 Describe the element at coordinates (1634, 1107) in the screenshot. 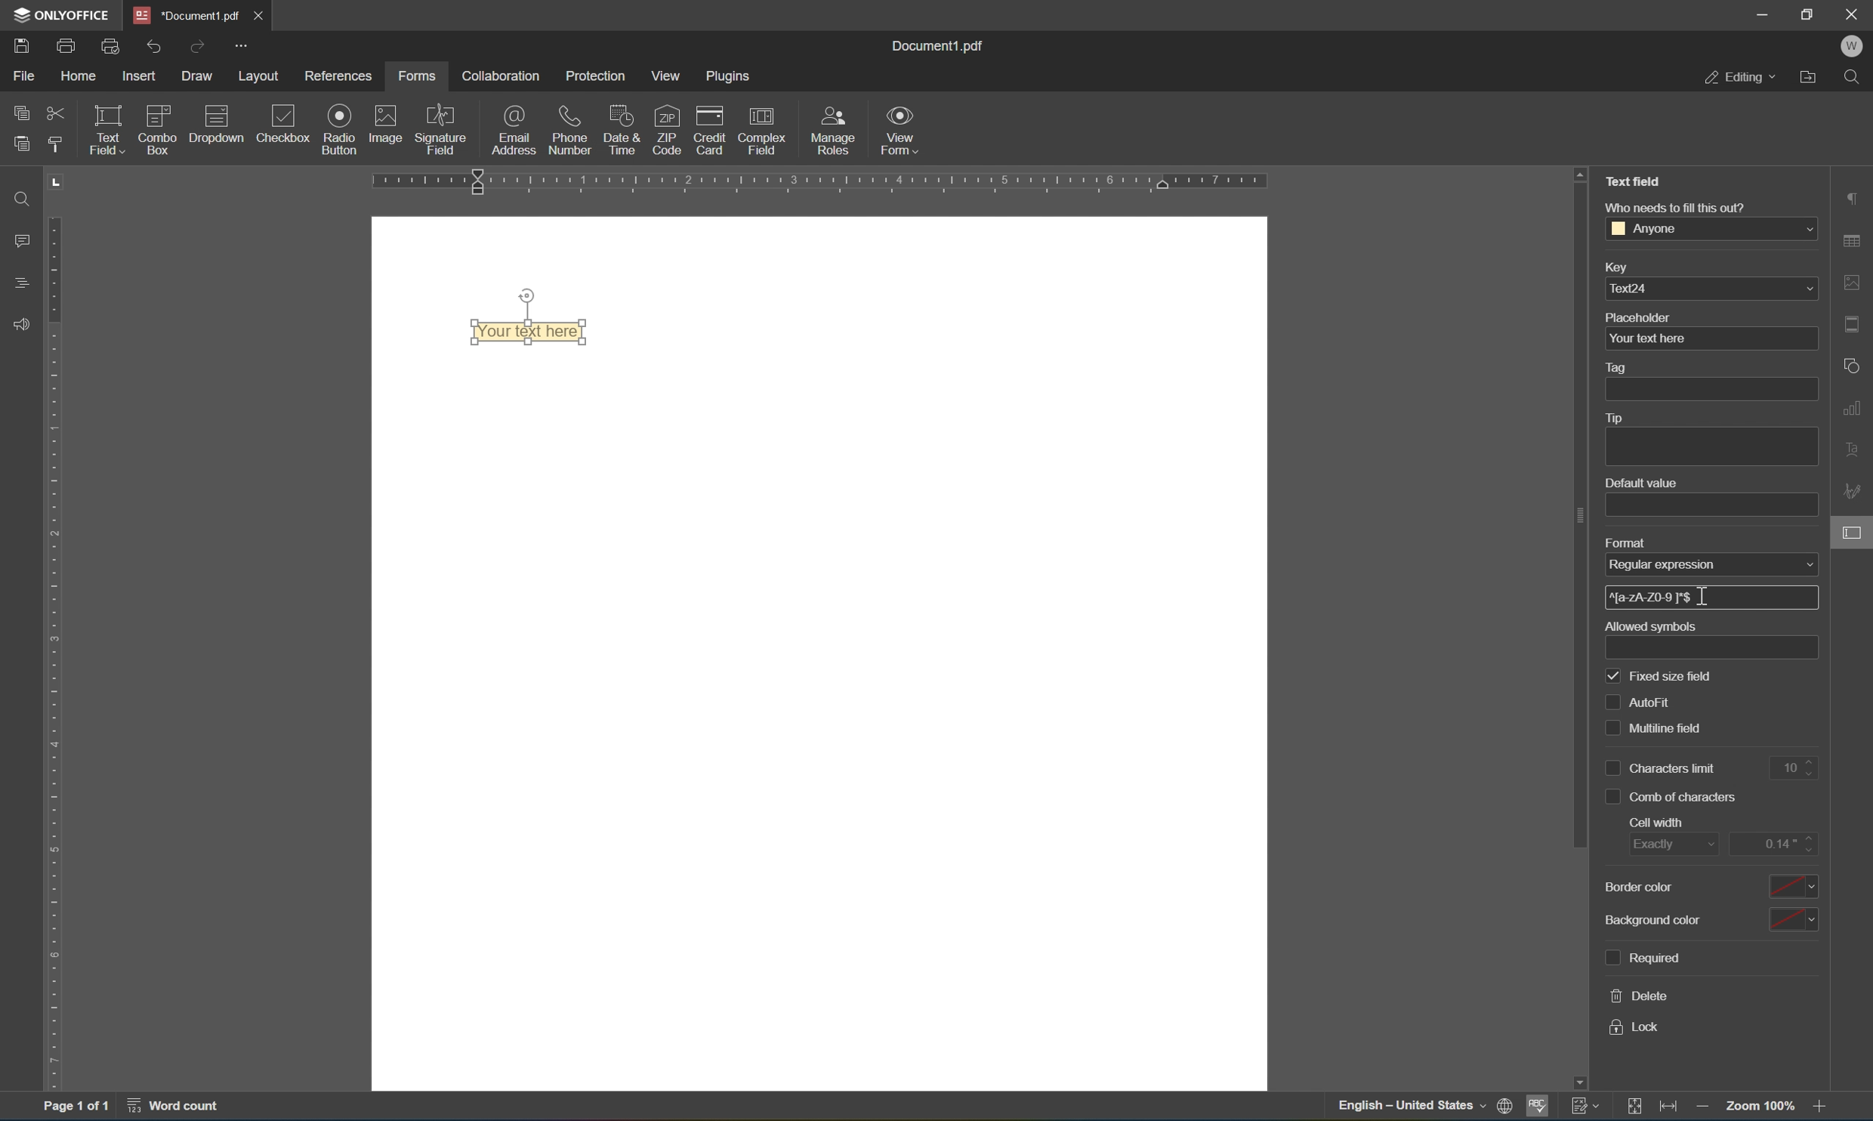

I see `fit to page` at that location.